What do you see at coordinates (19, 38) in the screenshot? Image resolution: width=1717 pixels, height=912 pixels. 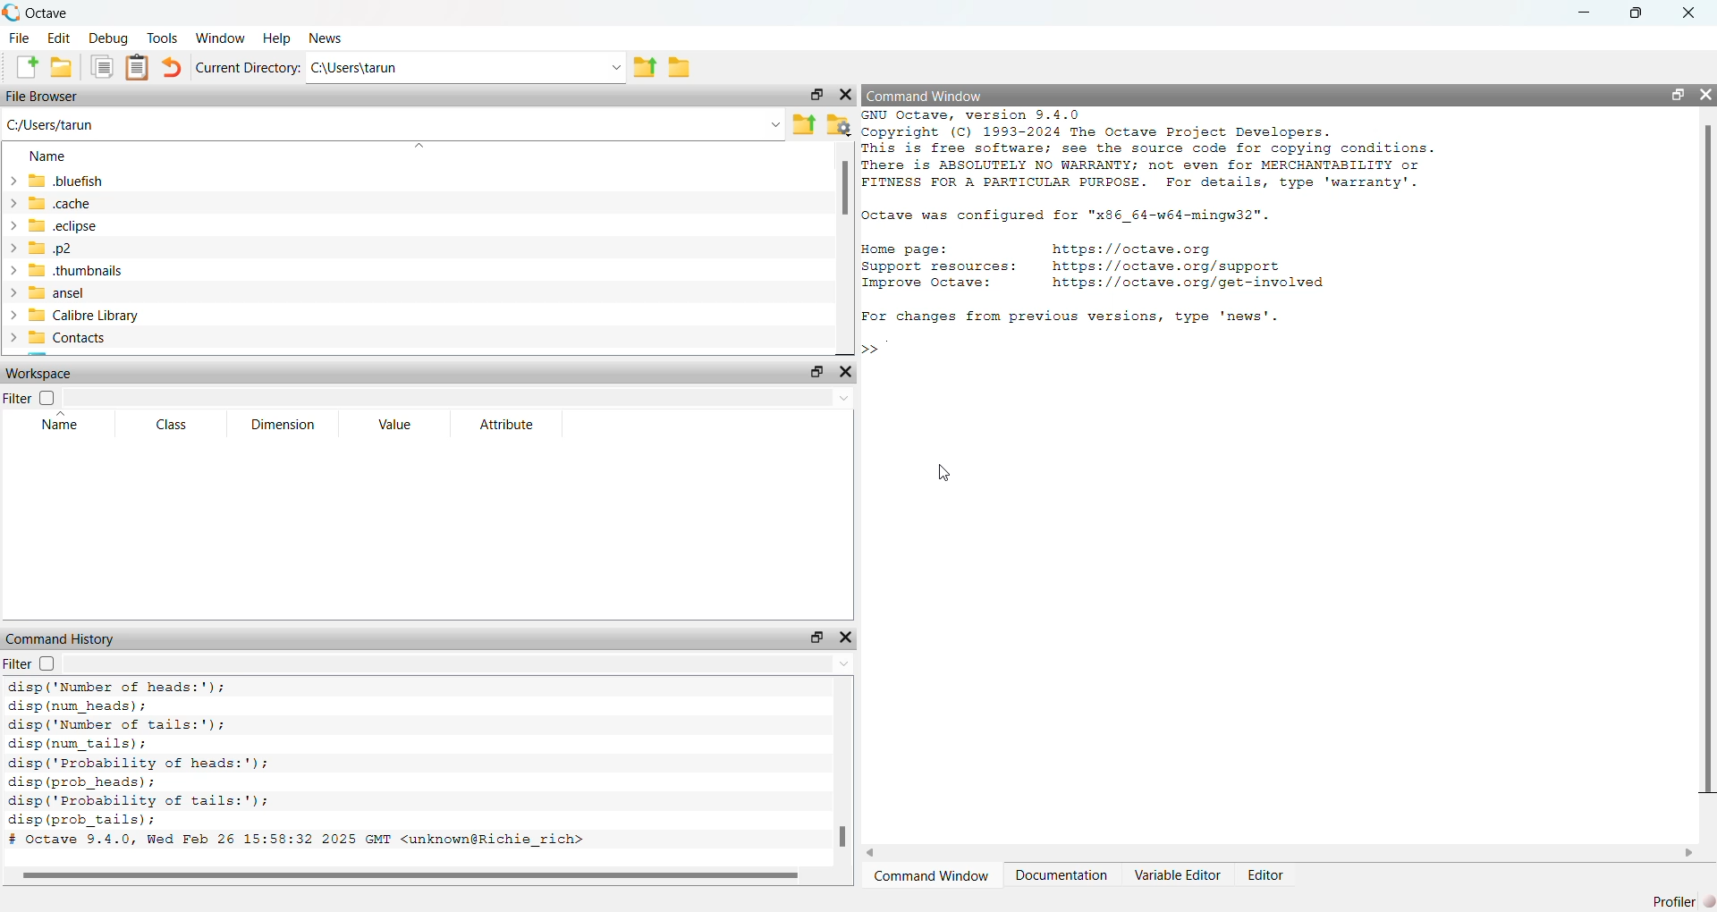 I see `File` at bounding box center [19, 38].